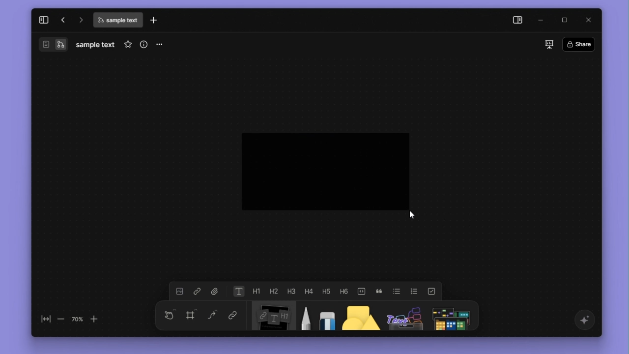  Describe the element at coordinates (324, 170) in the screenshot. I see `Notes (text box) being drawn` at that location.